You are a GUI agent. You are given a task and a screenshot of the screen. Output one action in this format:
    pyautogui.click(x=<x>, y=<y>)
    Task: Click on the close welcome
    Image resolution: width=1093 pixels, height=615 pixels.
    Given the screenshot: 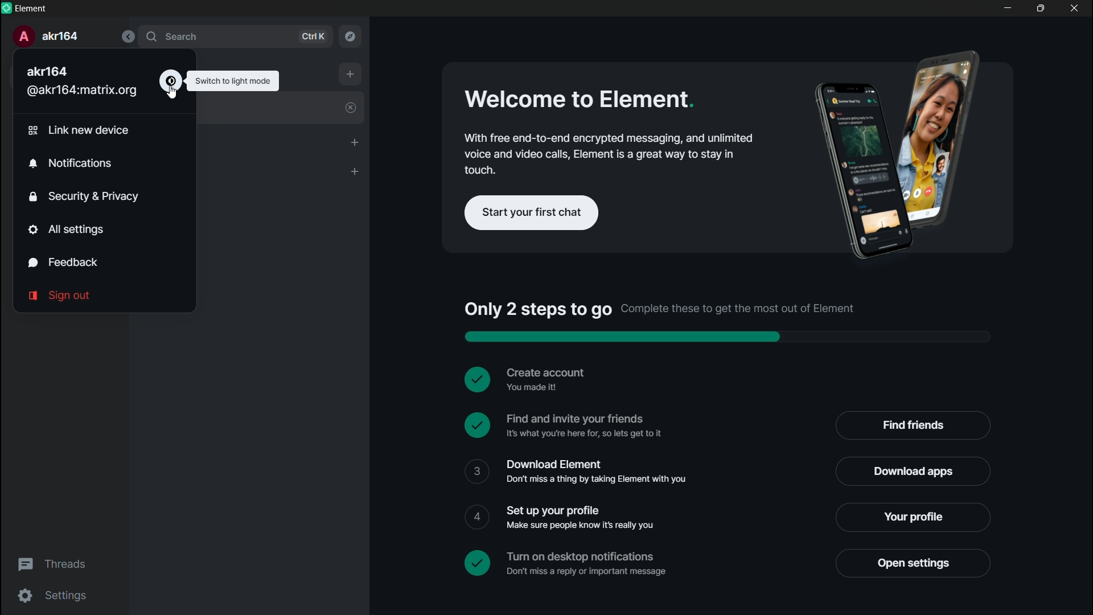 What is the action you would take?
    pyautogui.click(x=351, y=108)
    